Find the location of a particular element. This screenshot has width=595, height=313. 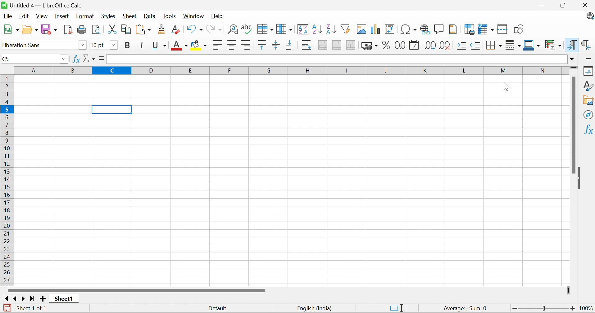

Align top is located at coordinates (262, 45).